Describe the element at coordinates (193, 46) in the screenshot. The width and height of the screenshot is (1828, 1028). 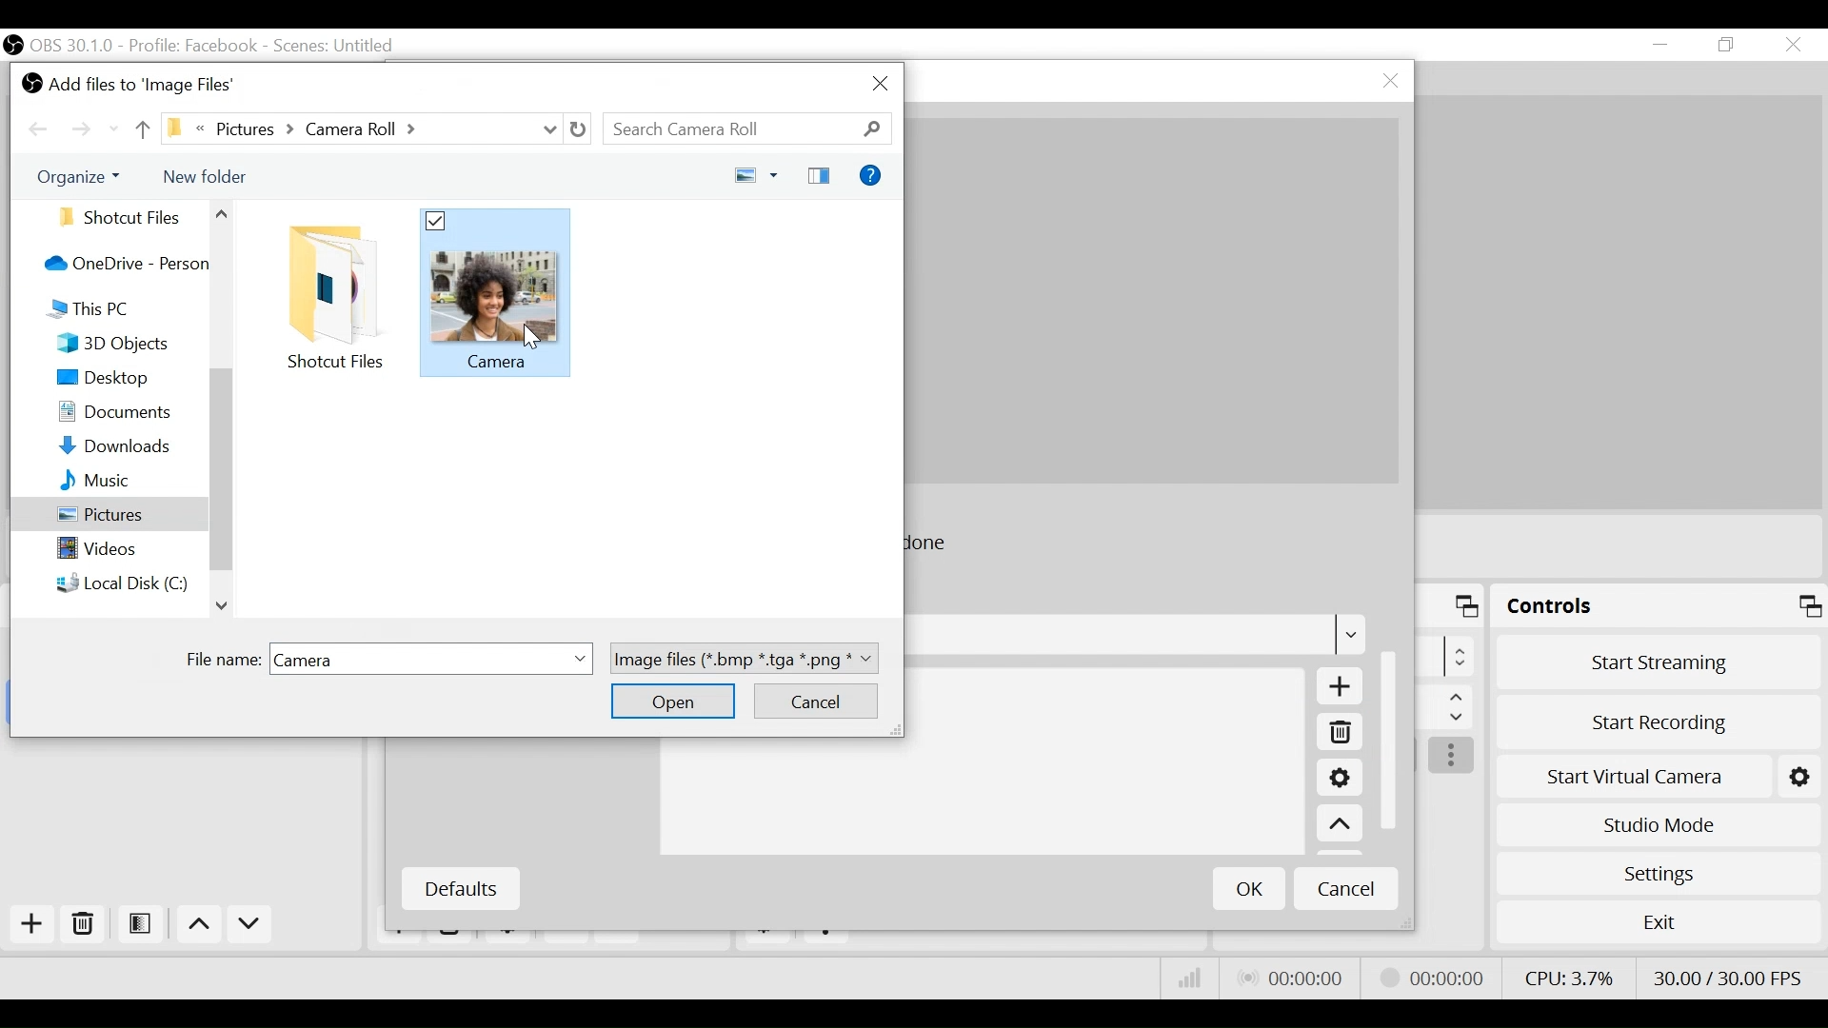
I see `Profile` at that location.